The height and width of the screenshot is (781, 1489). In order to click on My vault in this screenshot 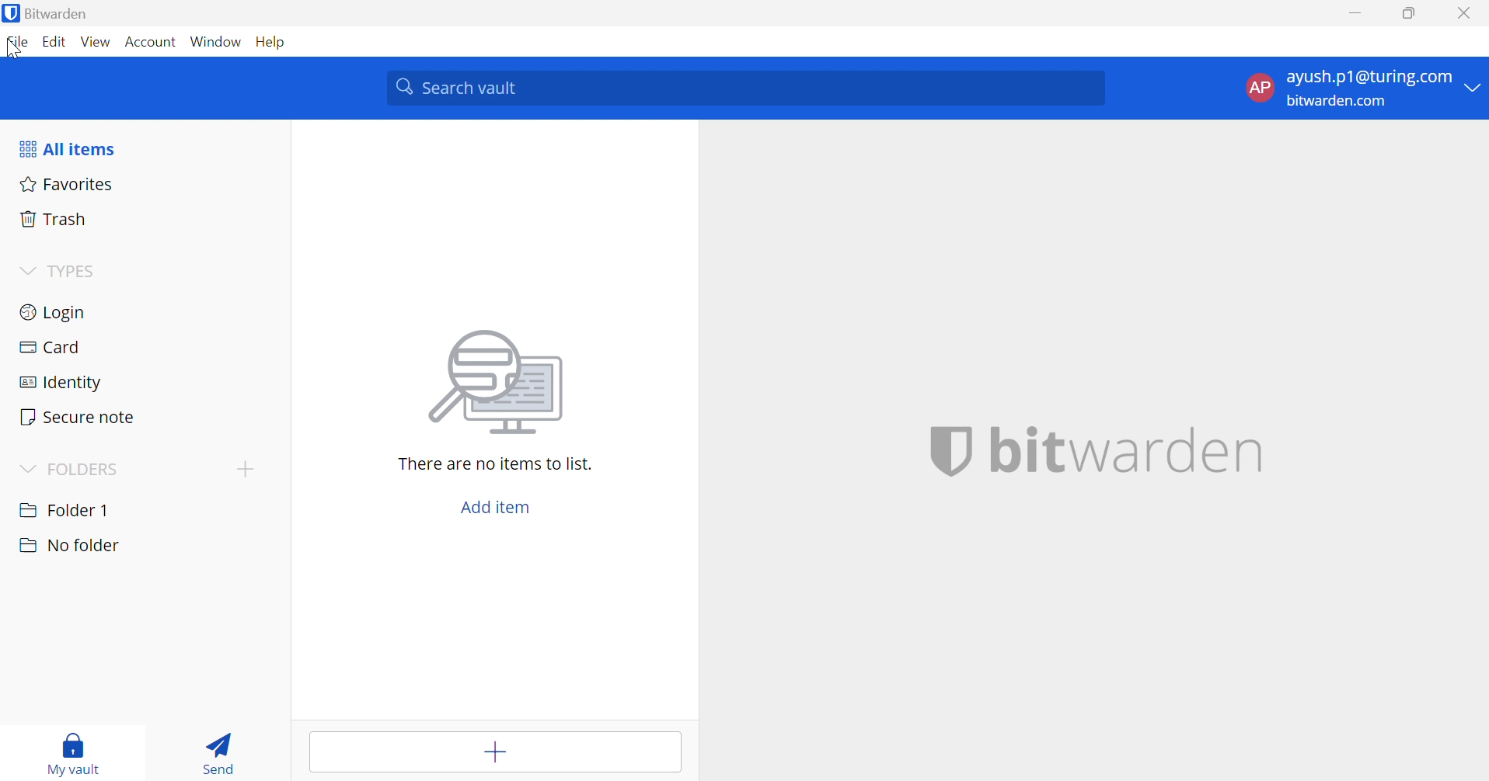, I will do `click(74, 751)`.